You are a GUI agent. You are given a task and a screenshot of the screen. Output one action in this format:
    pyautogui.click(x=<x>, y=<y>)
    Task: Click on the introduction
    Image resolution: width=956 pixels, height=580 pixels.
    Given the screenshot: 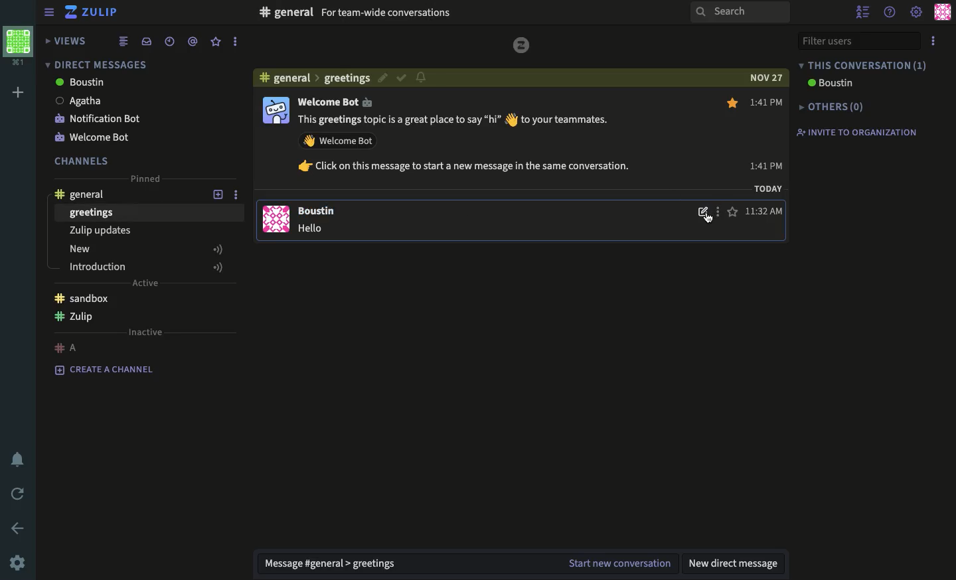 What is the action you would take?
    pyautogui.click(x=147, y=267)
    